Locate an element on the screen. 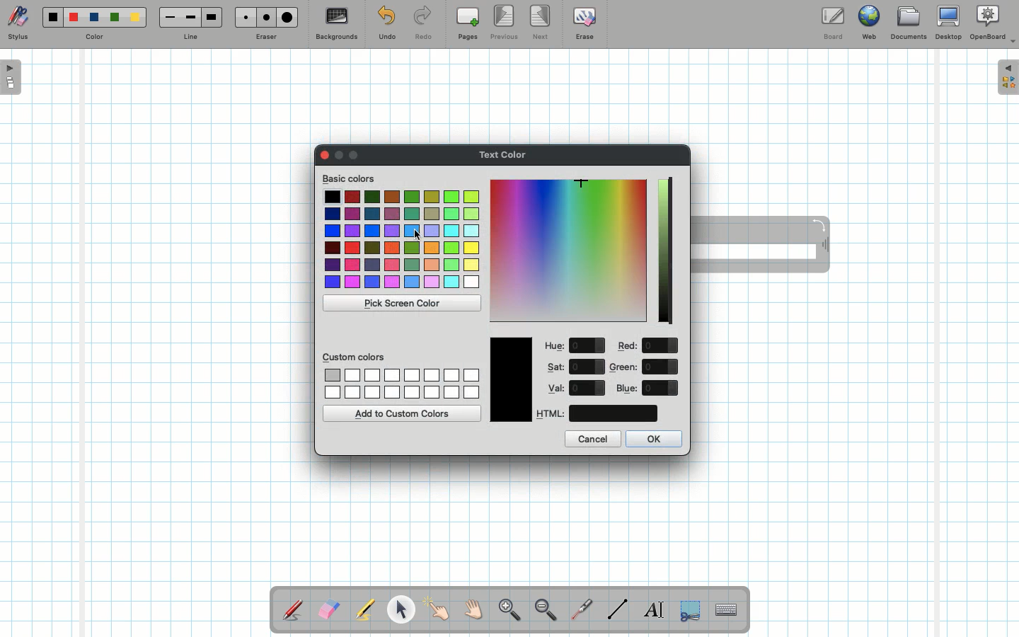  Rotate is located at coordinates (819, 224).